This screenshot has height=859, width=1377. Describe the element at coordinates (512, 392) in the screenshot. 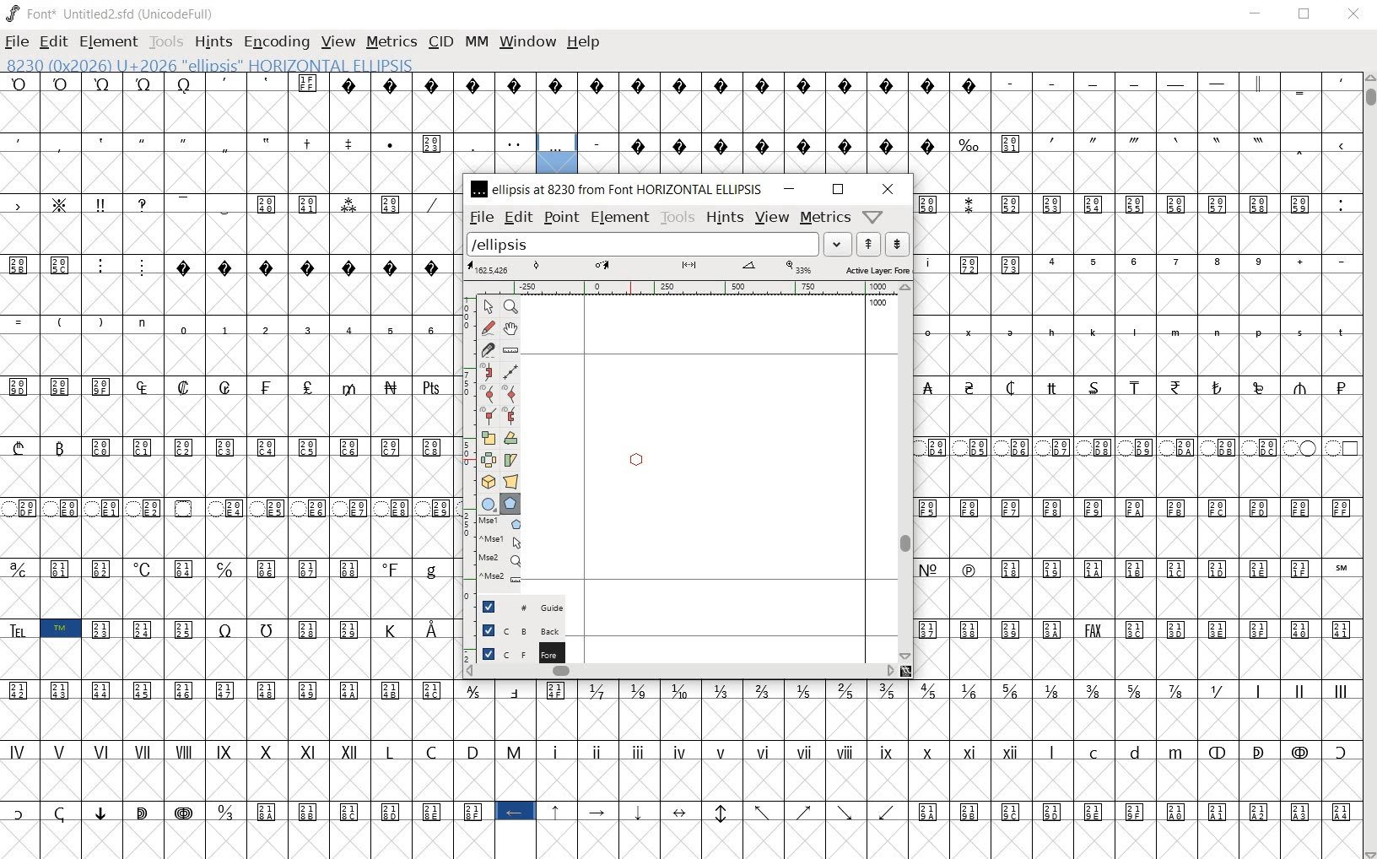

I see `add a curve point always either horizontal or vertical` at that location.